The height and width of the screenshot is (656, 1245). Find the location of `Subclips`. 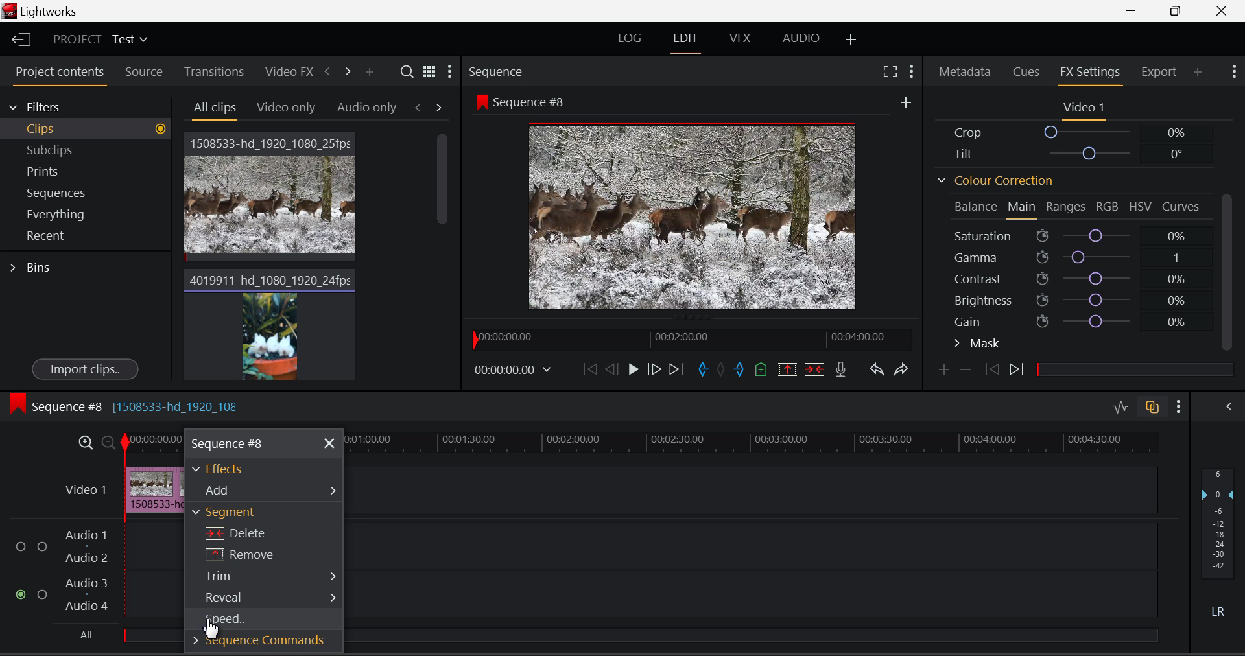

Subclips is located at coordinates (94, 150).